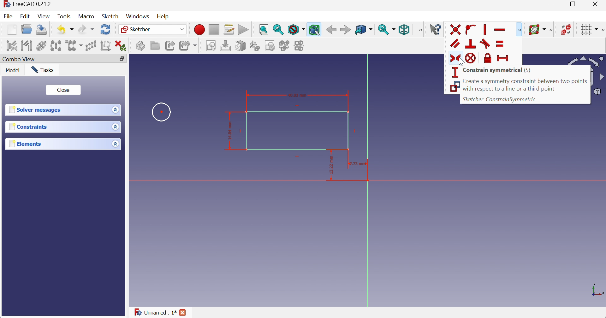 Image resolution: width=606 pixels, height=318 pixels. I want to click on Sketcher, so click(154, 30).